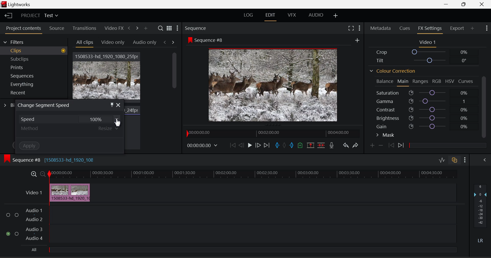 The image size is (491, 258). Describe the element at coordinates (69, 193) in the screenshot. I see `Cursor on Clip in Timeline` at that location.